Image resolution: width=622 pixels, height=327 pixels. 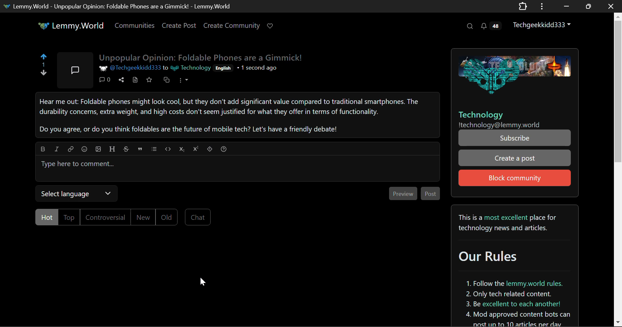 What do you see at coordinates (232, 27) in the screenshot?
I see `Create Community` at bounding box center [232, 27].